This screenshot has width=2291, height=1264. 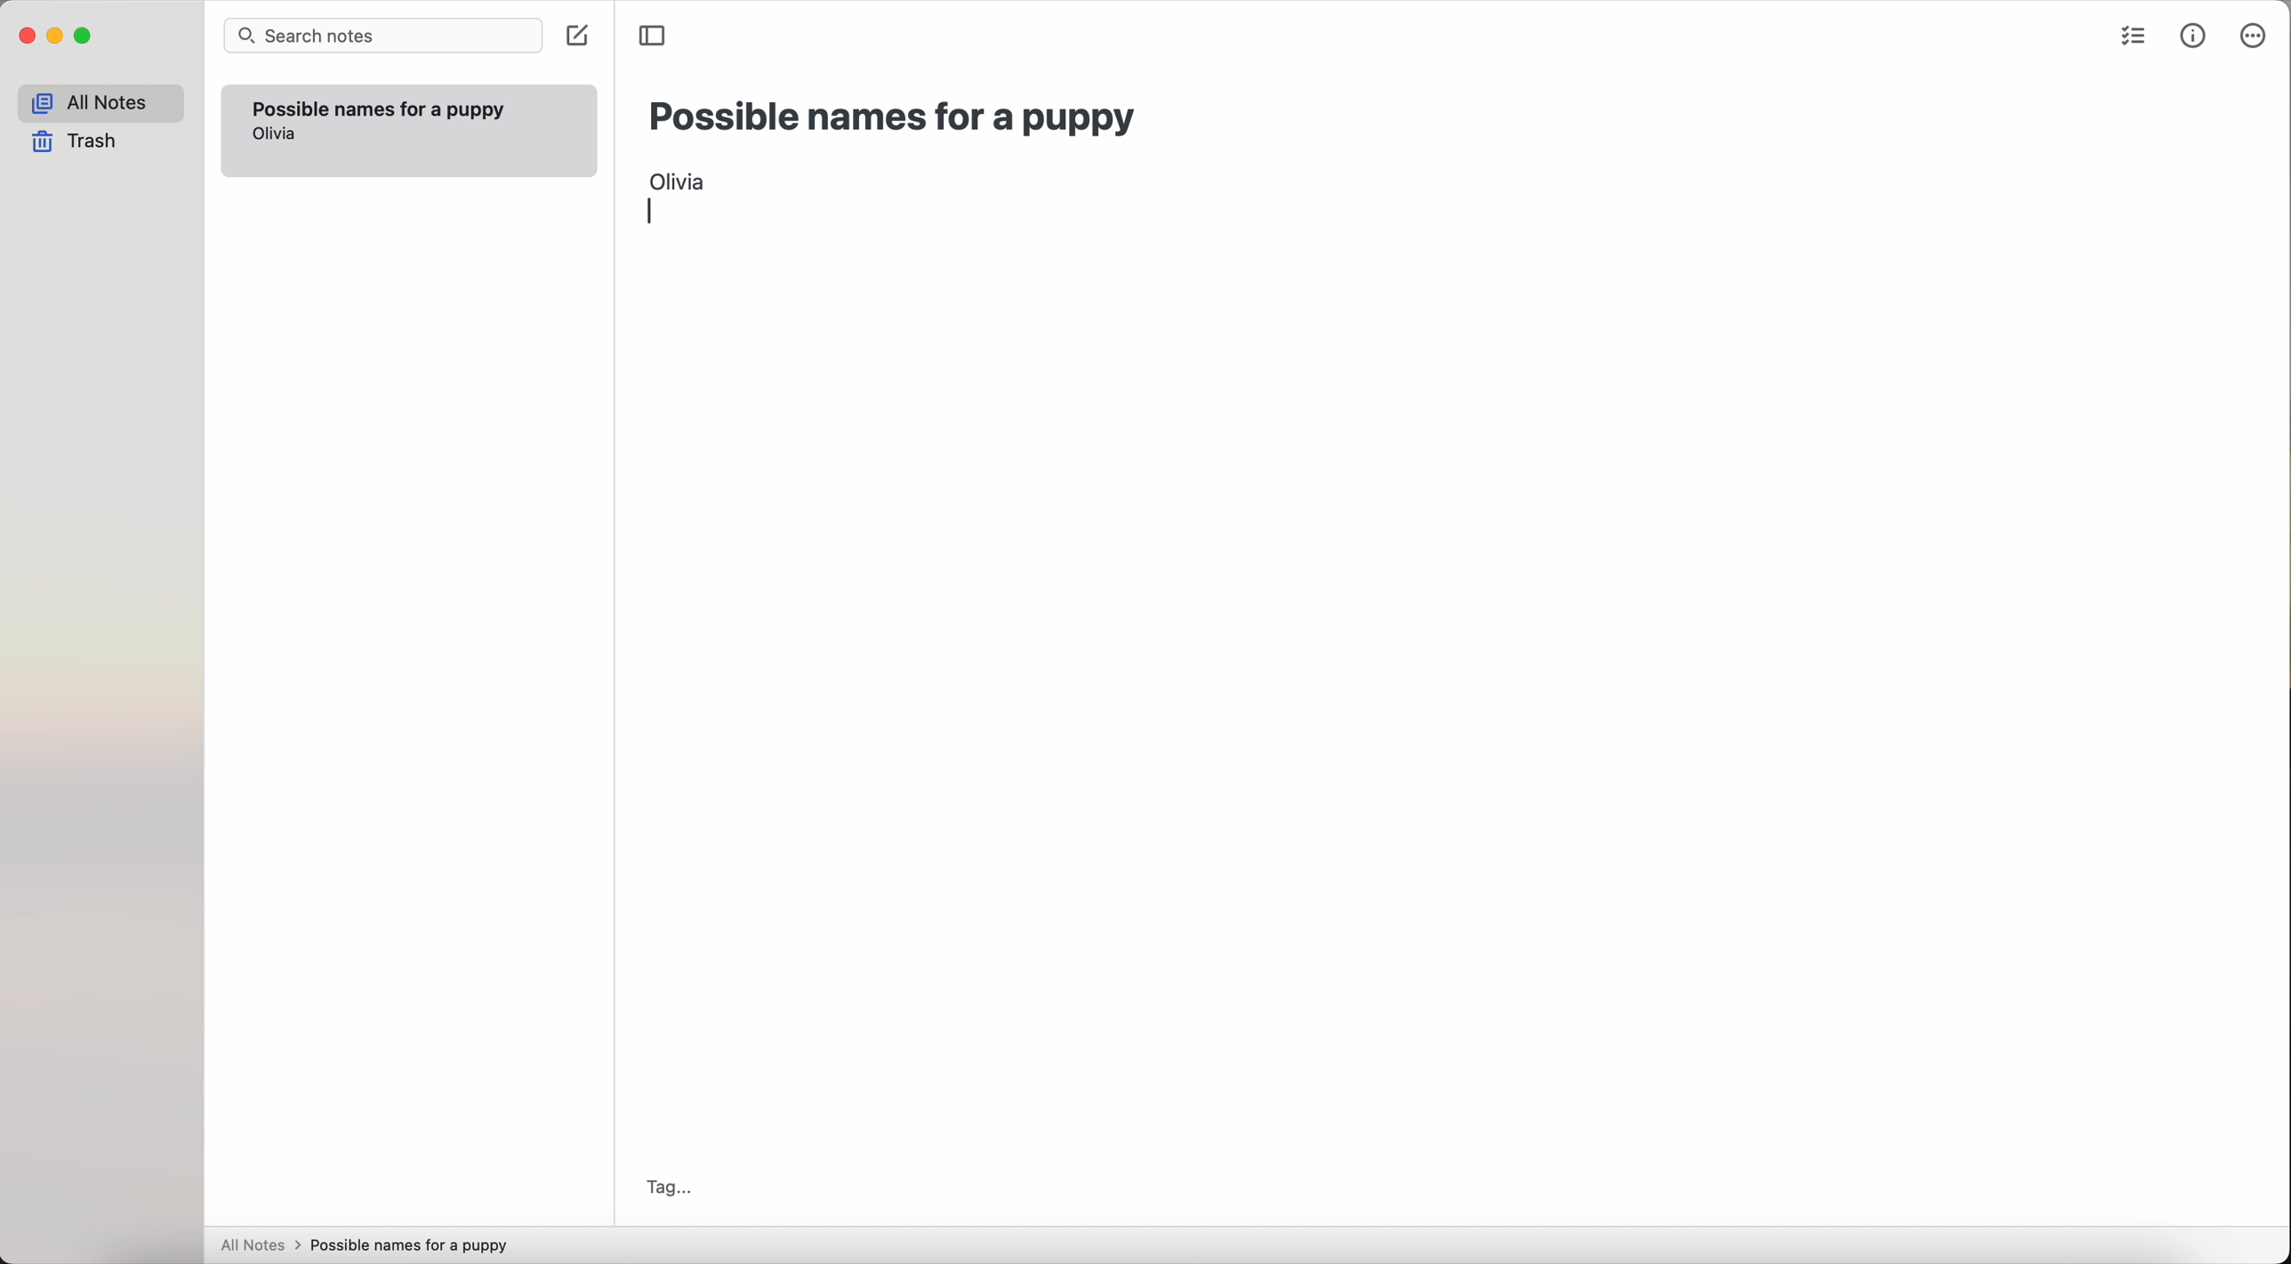 What do you see at coordinates (575, 37) in the screenshot?
I see `create note` at bounding box center [575, 37].